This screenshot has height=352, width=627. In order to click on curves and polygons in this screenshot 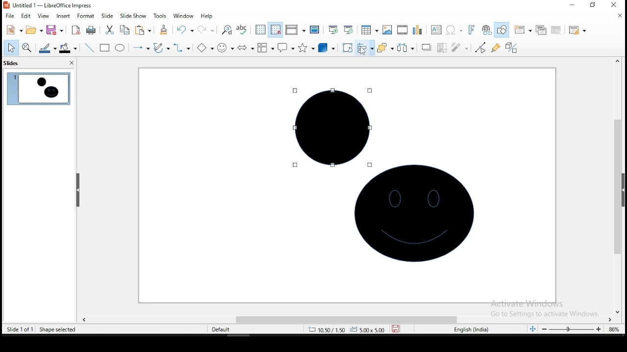, I will do `click(162, 47)`.